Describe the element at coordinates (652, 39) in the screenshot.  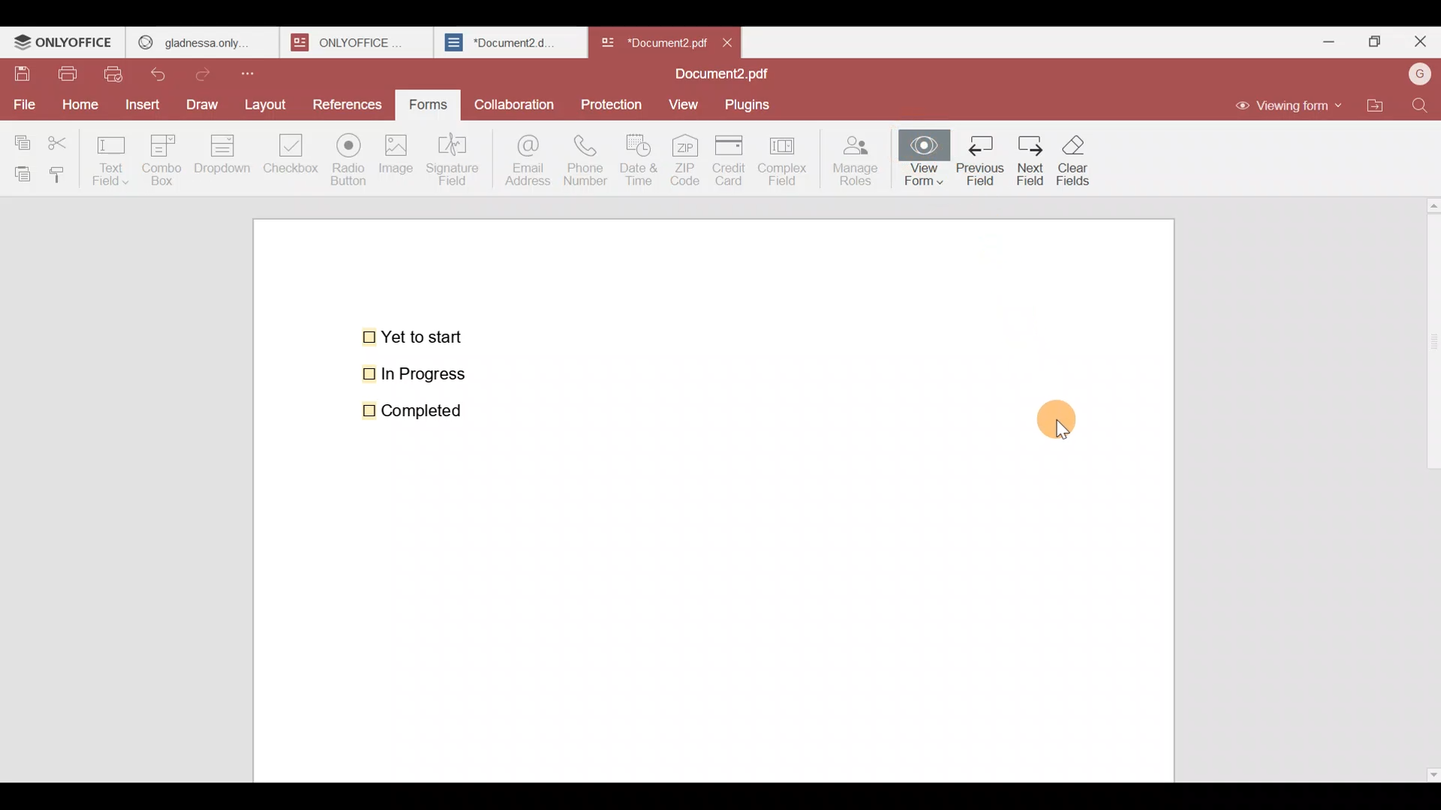
I see `Document name` at that location.